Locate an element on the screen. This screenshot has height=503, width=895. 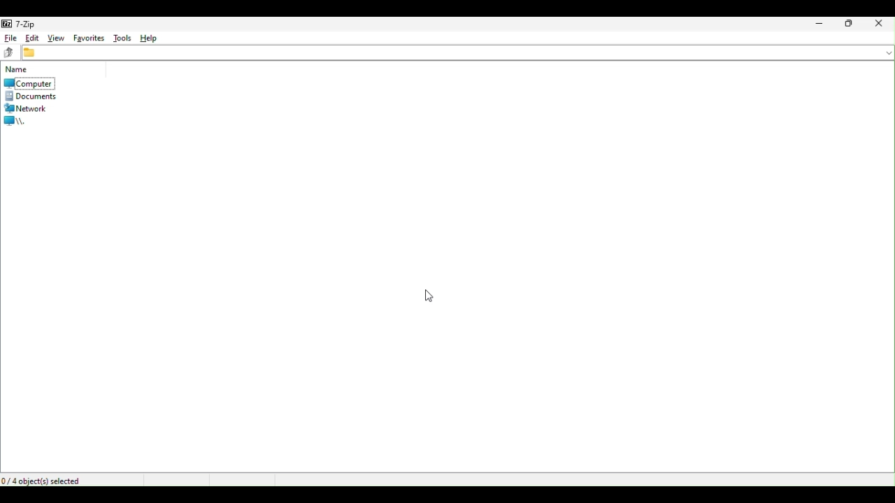
name is located at coordinates (21, 71).